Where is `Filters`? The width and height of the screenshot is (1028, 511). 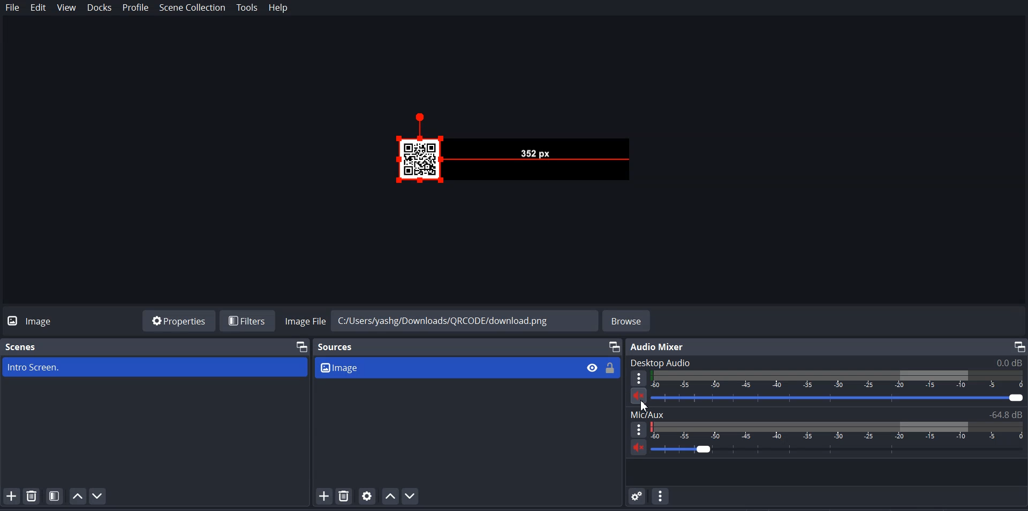
Filters is located at coordinates (249, 321).